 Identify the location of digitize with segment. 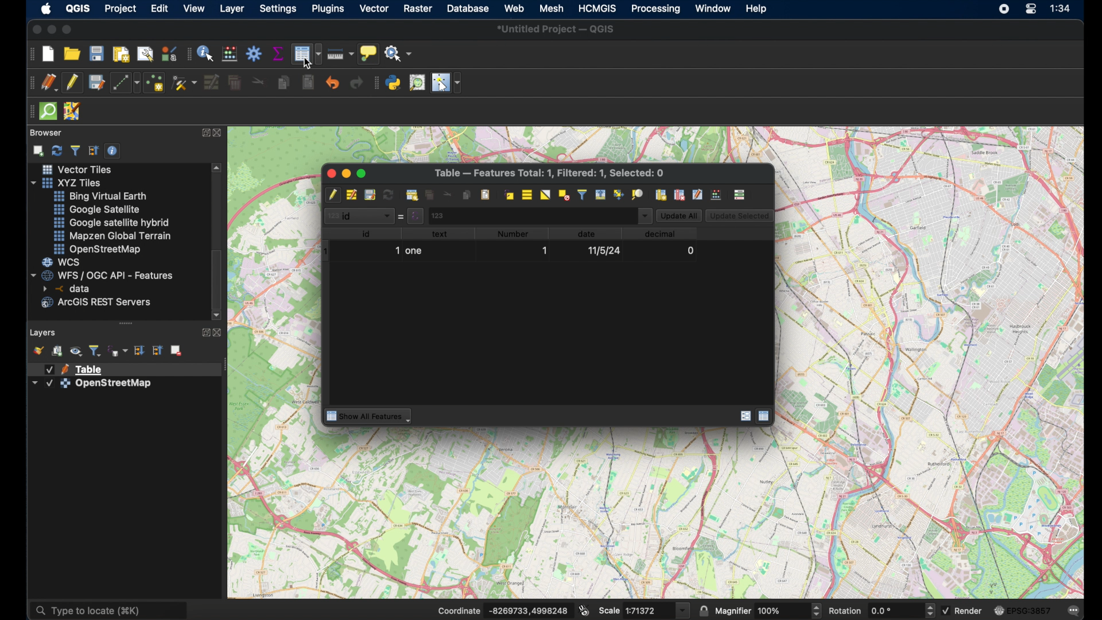
(125, 83).